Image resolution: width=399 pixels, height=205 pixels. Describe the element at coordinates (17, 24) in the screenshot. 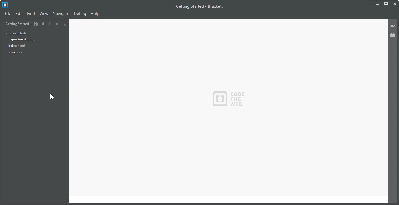

I see `Getting Started` at that location.